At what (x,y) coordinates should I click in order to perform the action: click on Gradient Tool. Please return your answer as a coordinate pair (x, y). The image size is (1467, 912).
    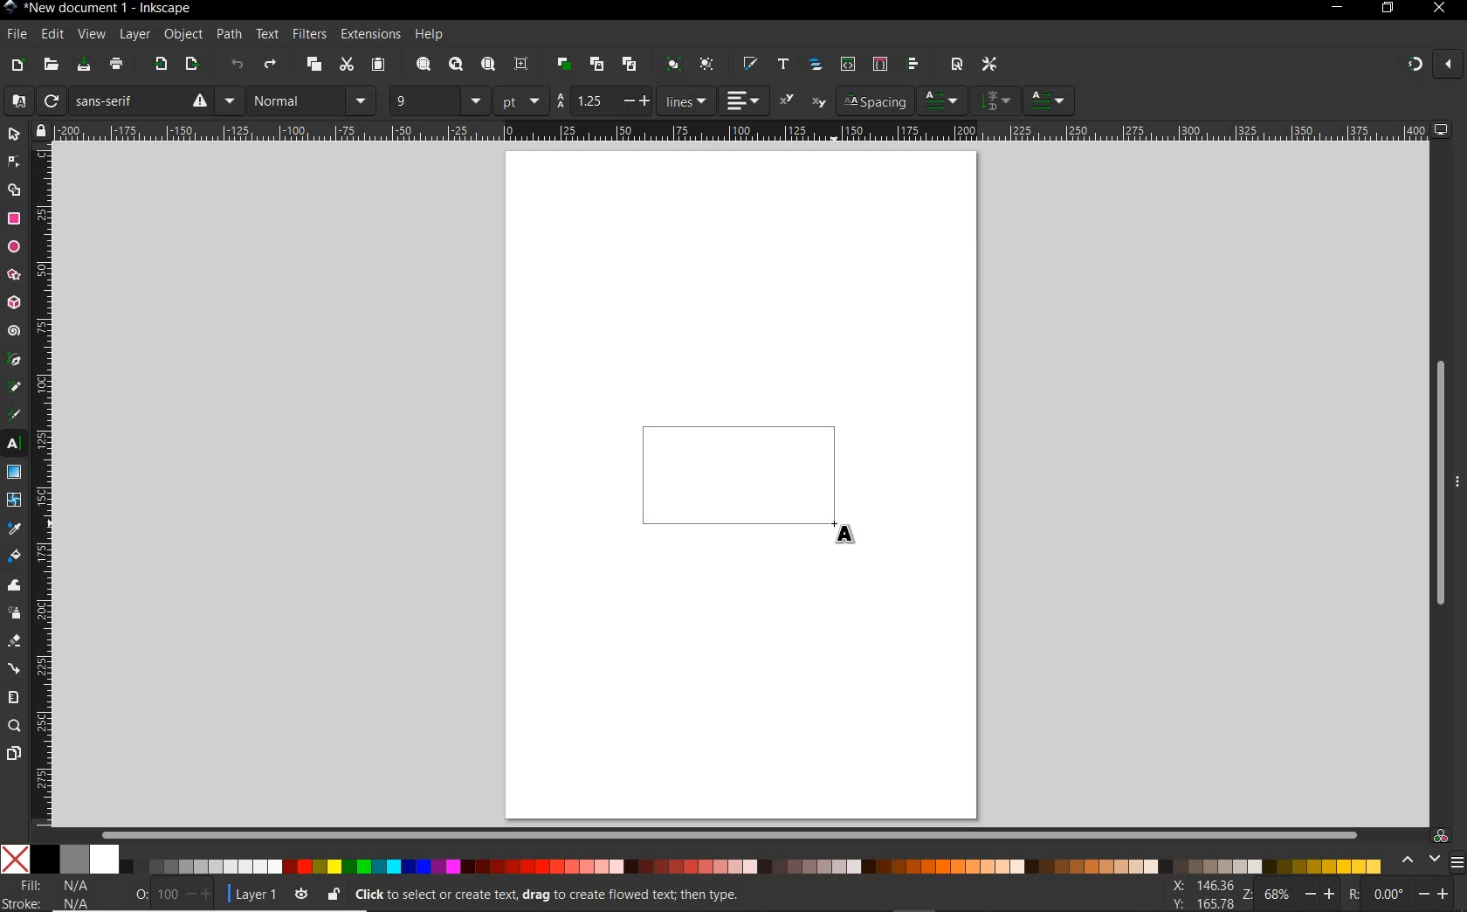
    Looking at the image, I should click on (14, 473).